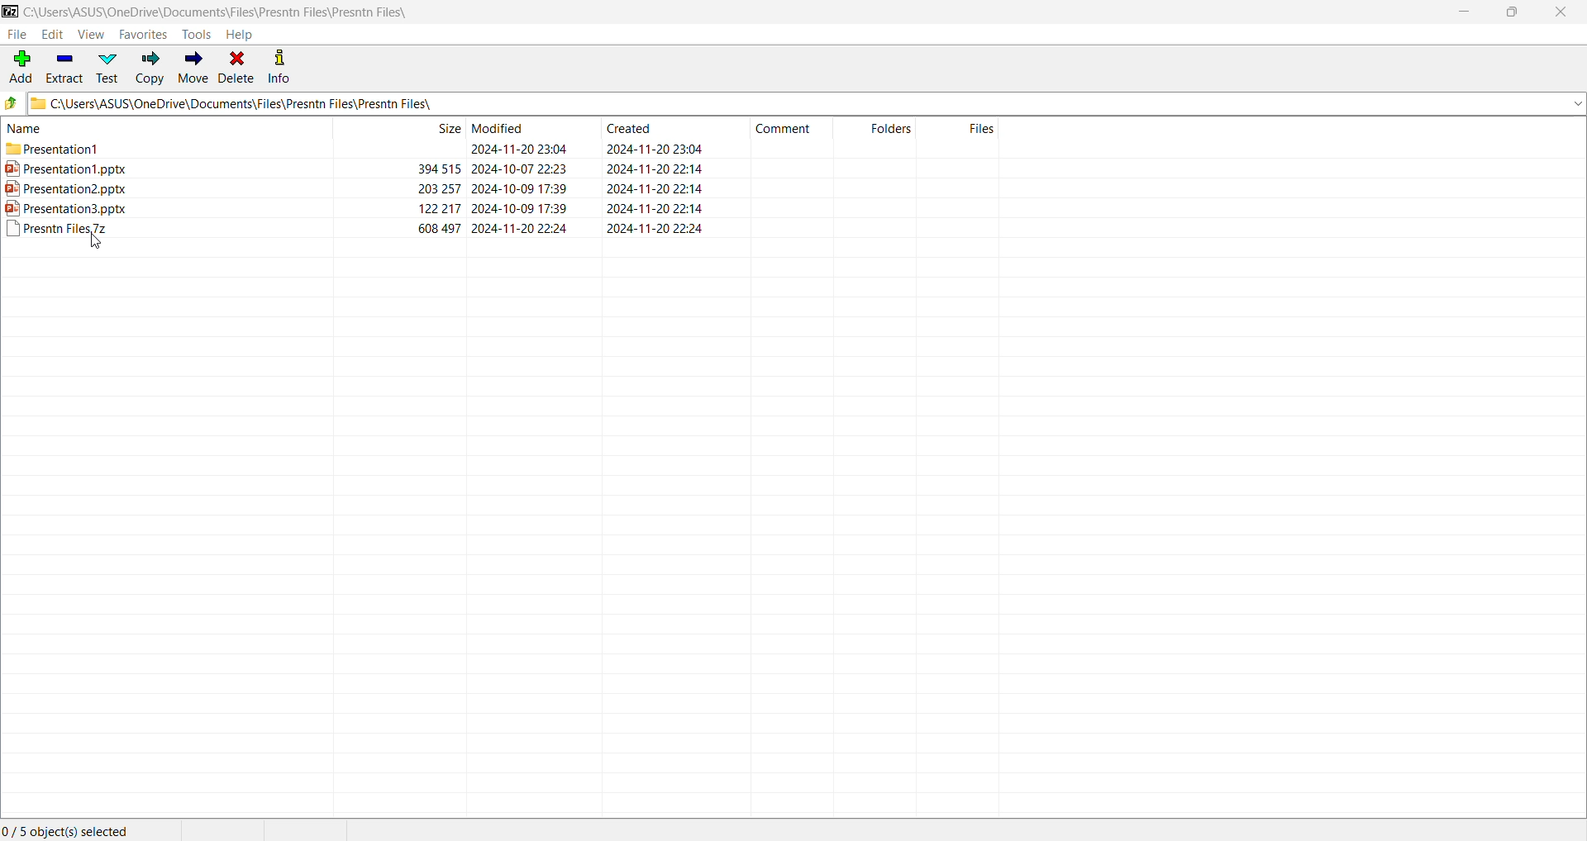 This screenshot has height=841, width=1587. I want to click on 608 497, so click(433, 227).